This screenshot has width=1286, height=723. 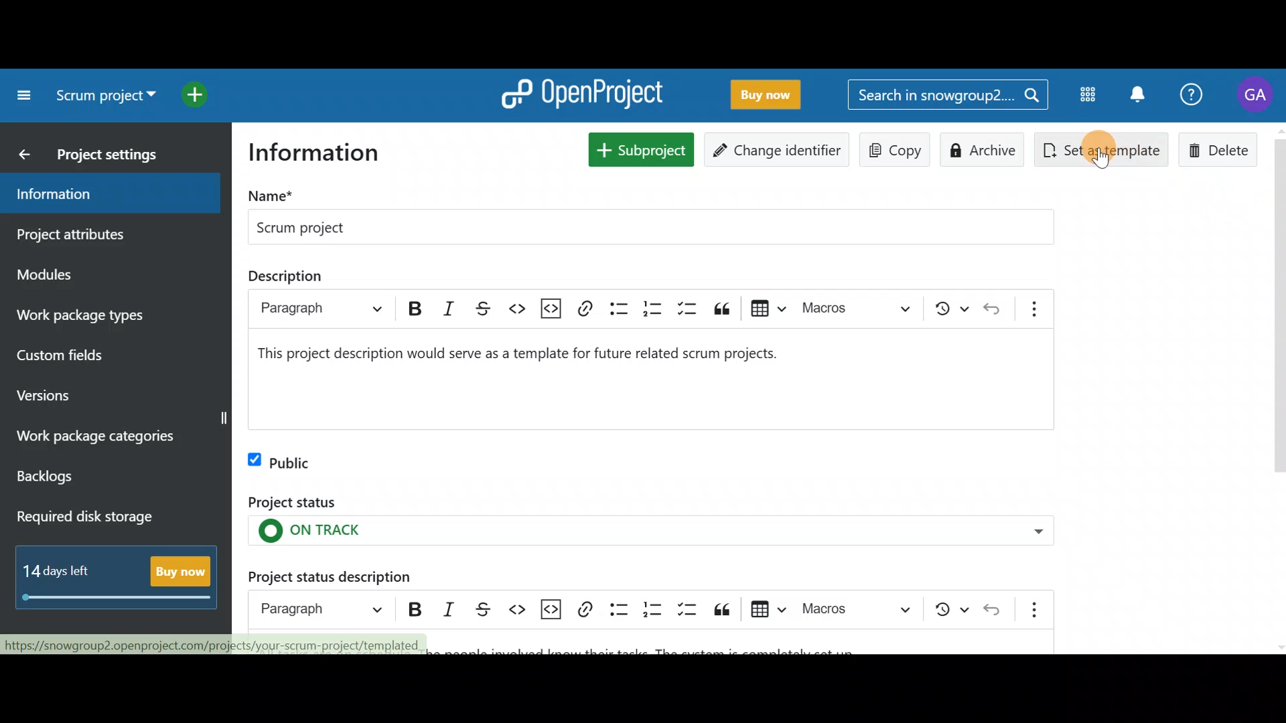 I want to click on Collapse project menu, so click(x=21, y=95).